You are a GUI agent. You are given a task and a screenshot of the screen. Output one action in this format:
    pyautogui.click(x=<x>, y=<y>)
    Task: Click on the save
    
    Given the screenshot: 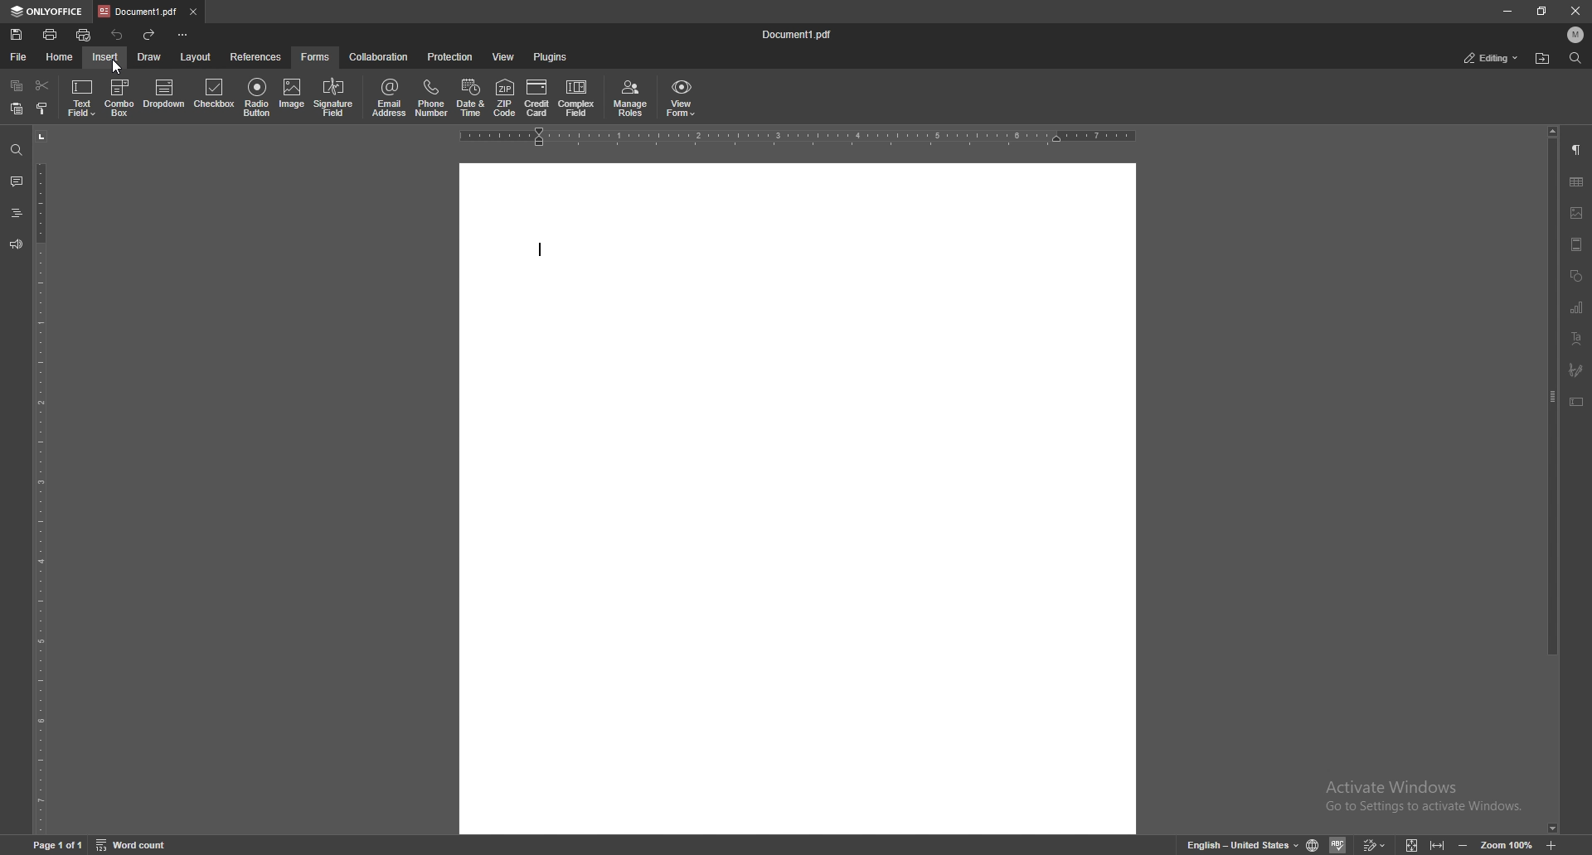 What is the action you would take?
    pyautogui.click(x=17, y=34)
    